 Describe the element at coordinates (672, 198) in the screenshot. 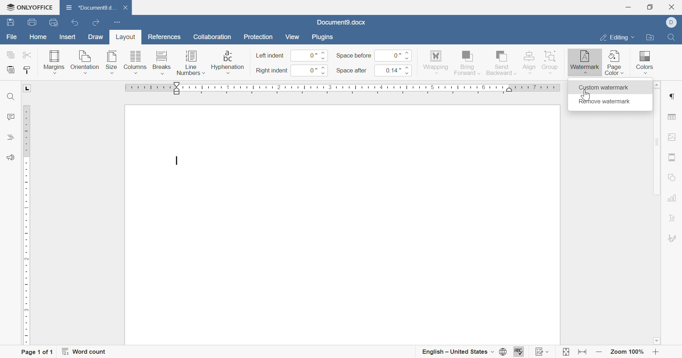

I see `chart settings` at that location.